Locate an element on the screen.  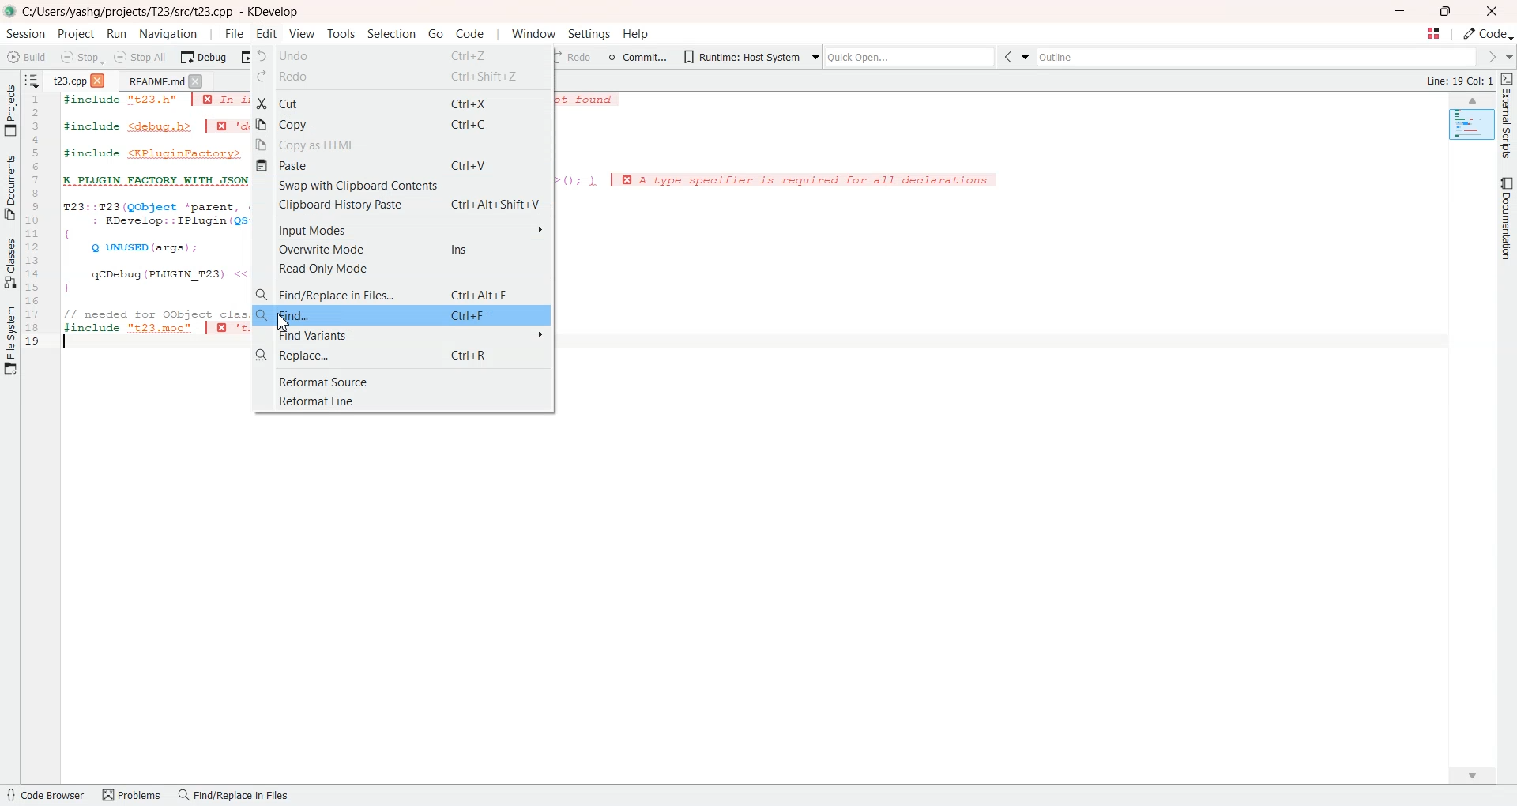
Read Only Mode is located at coordinates (403, 269).